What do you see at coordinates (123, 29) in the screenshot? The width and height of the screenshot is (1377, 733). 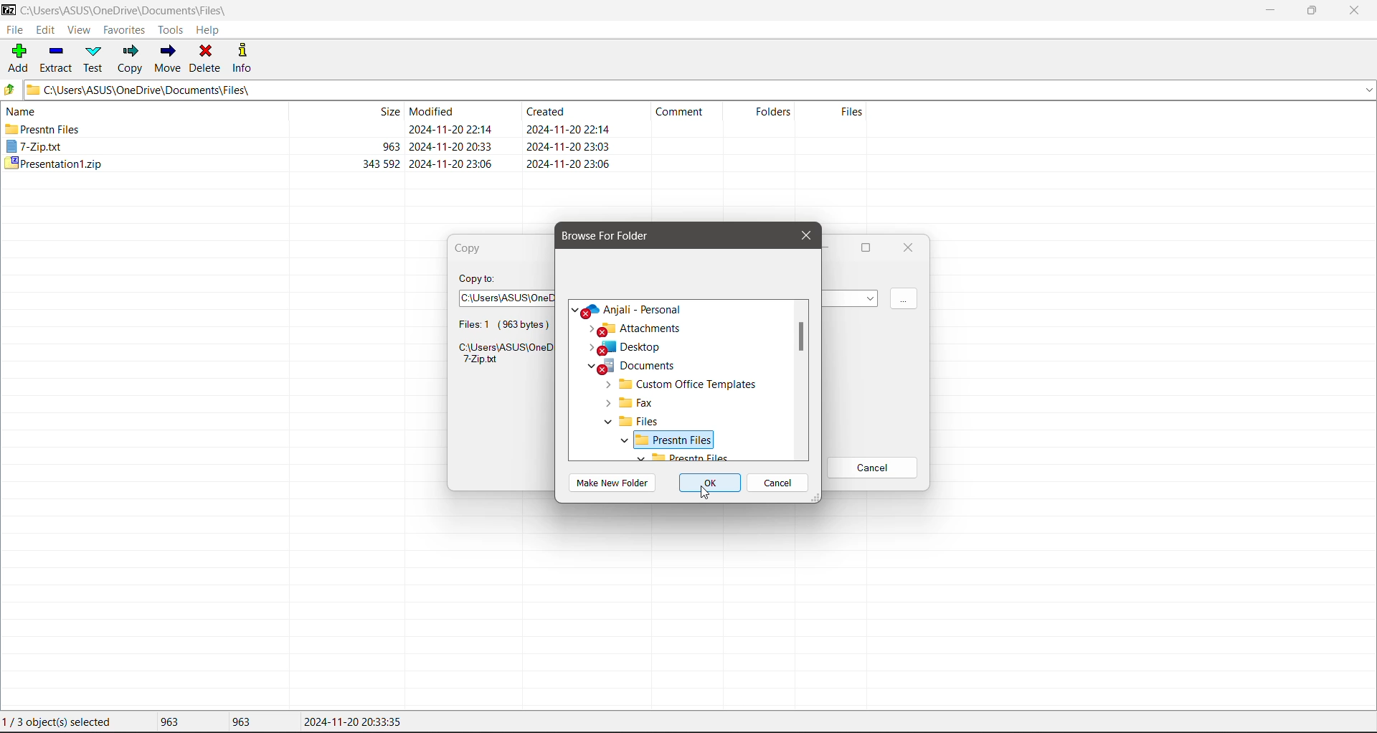 I see `Favorites` at bounding box center [123, 29].